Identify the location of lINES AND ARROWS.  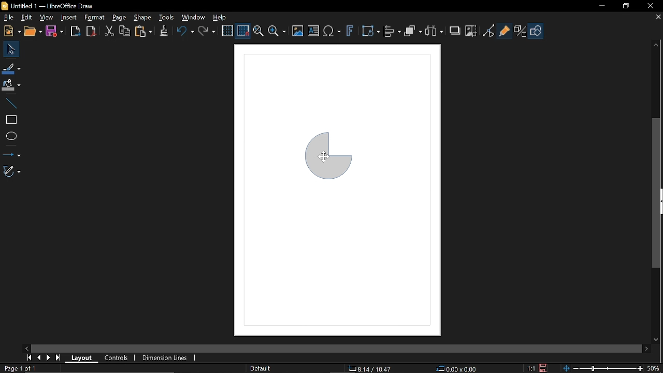
(11, 152).